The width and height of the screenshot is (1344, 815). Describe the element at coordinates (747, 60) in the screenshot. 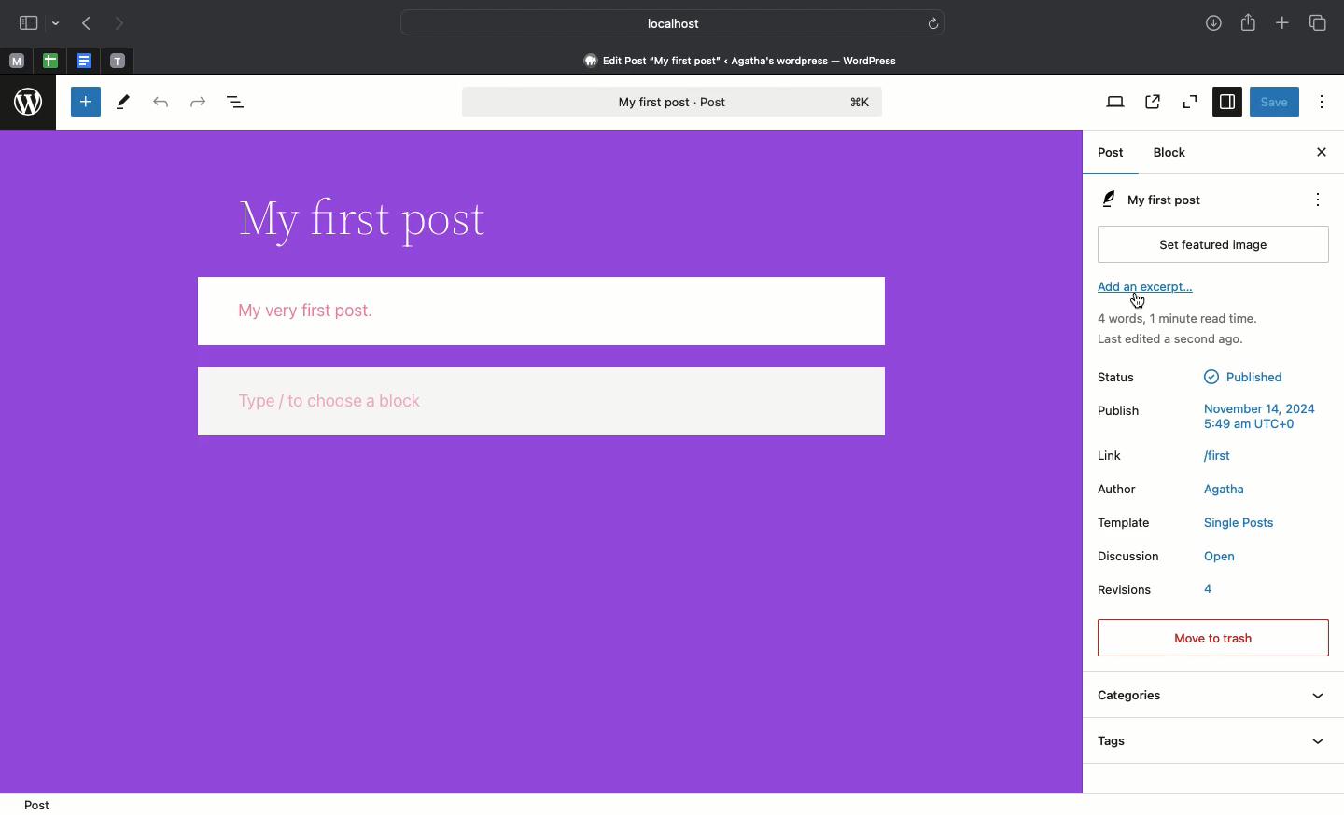

I see `Edit Post "My first post” « Agatha's wordpress — WordPress` at that location.